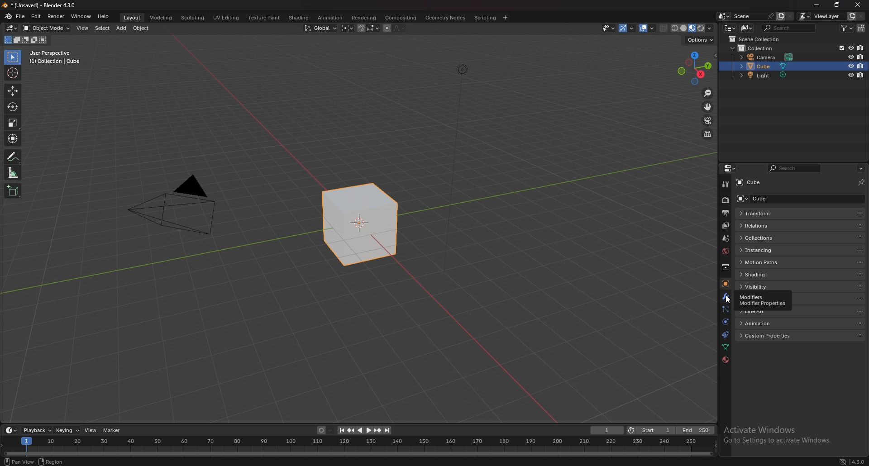  Describe the element at coordinates (225, 17) in the screenshot. I see `uv editing` at that location.